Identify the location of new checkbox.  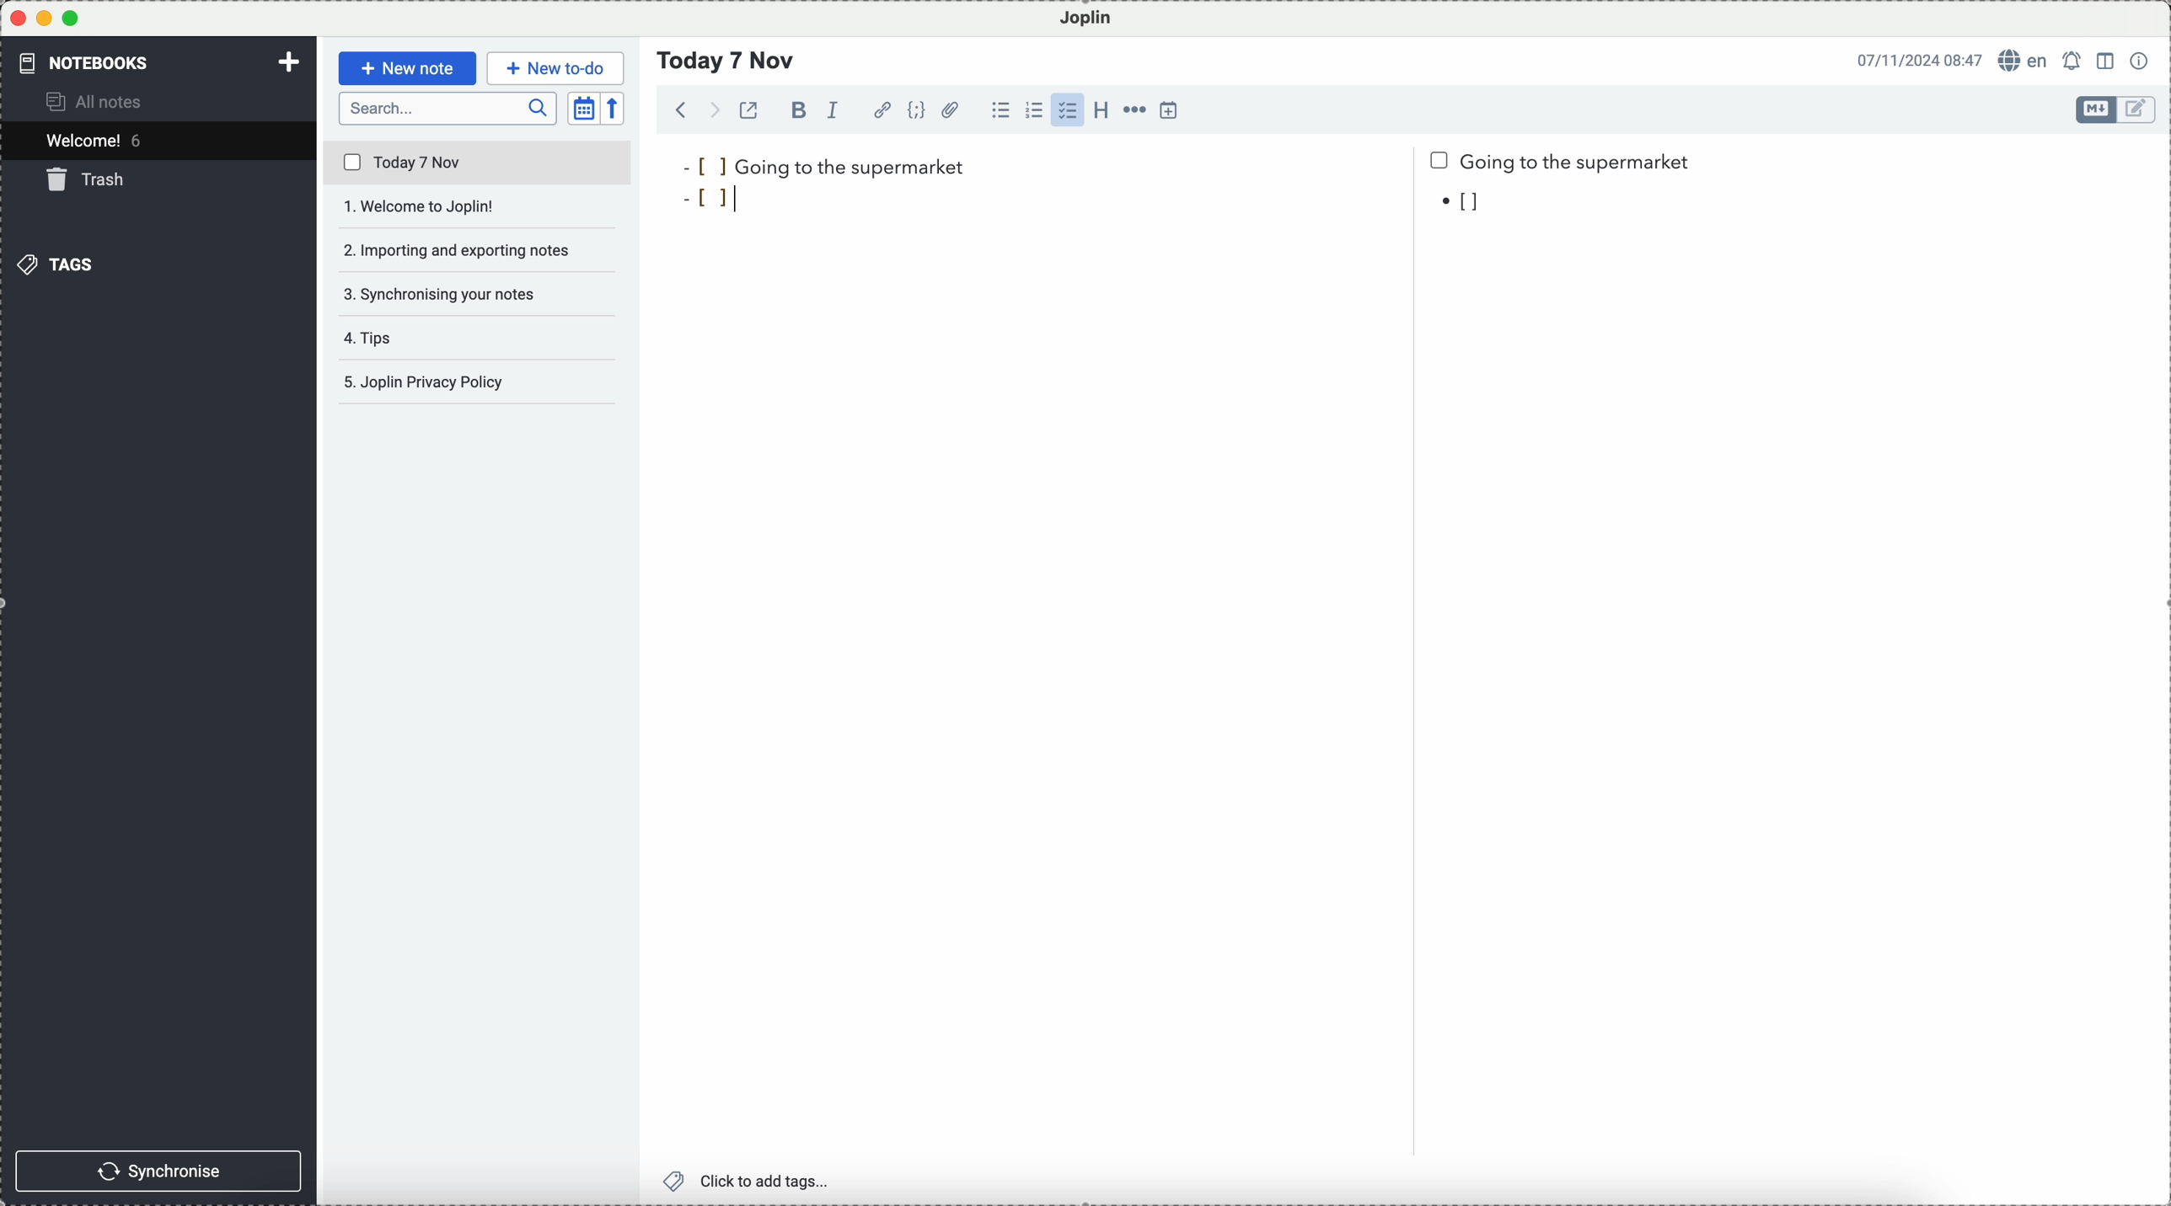
(1468, 204).